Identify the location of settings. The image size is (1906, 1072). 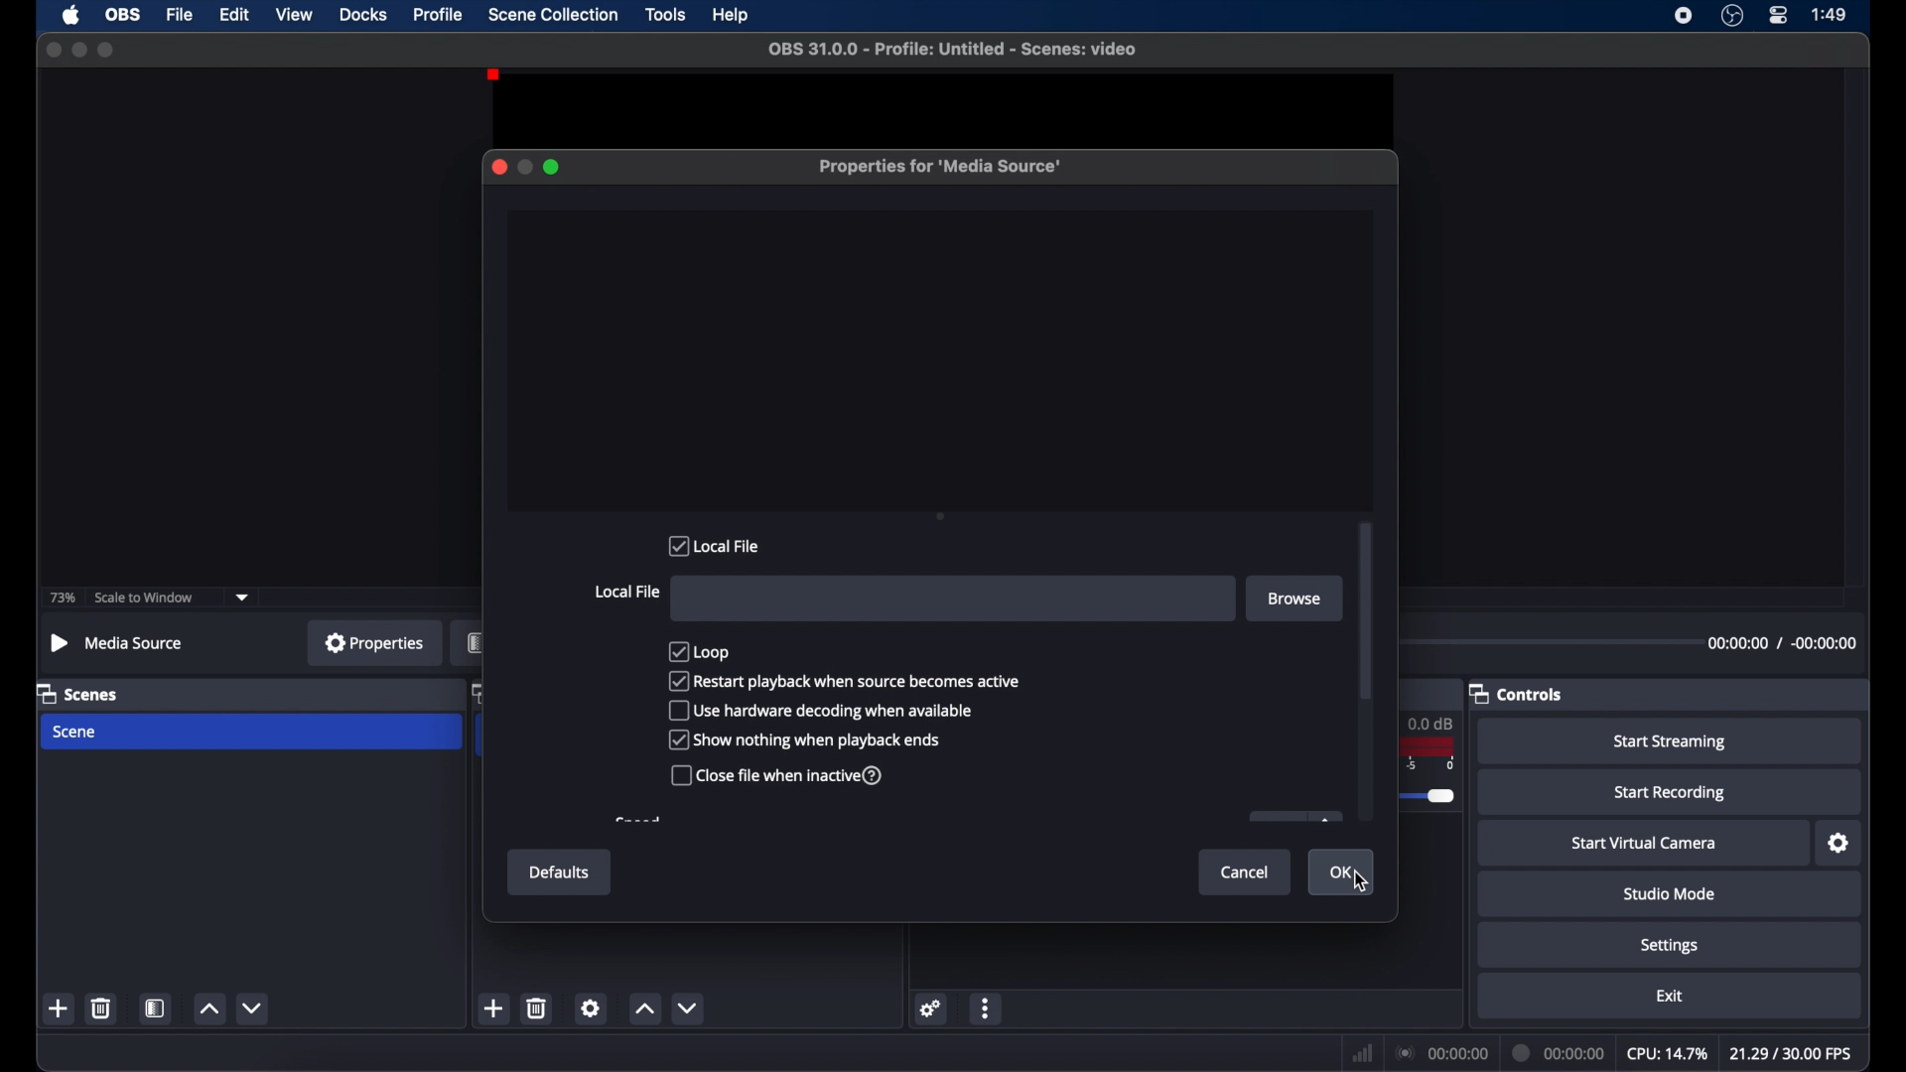
(1839, 843).